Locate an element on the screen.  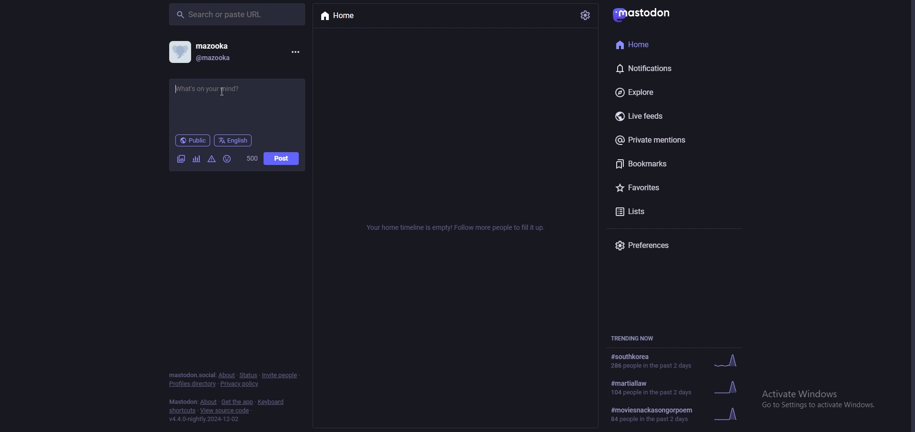
profile is located at coordinates (203, 52).